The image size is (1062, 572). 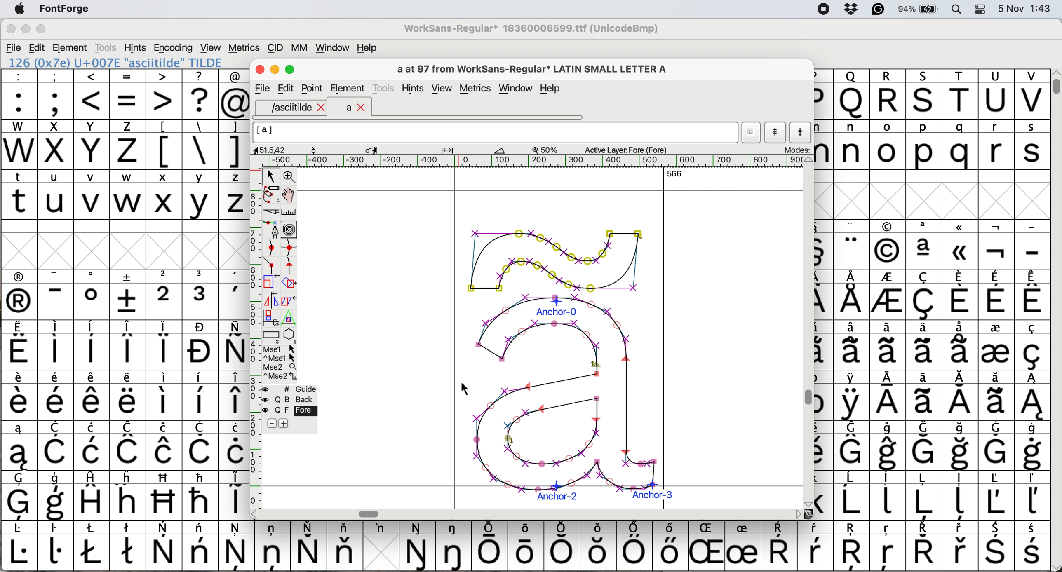 What do you see at coordinates (925, 94) in the screenshot?
I see `` at bounding box center [925, 94].